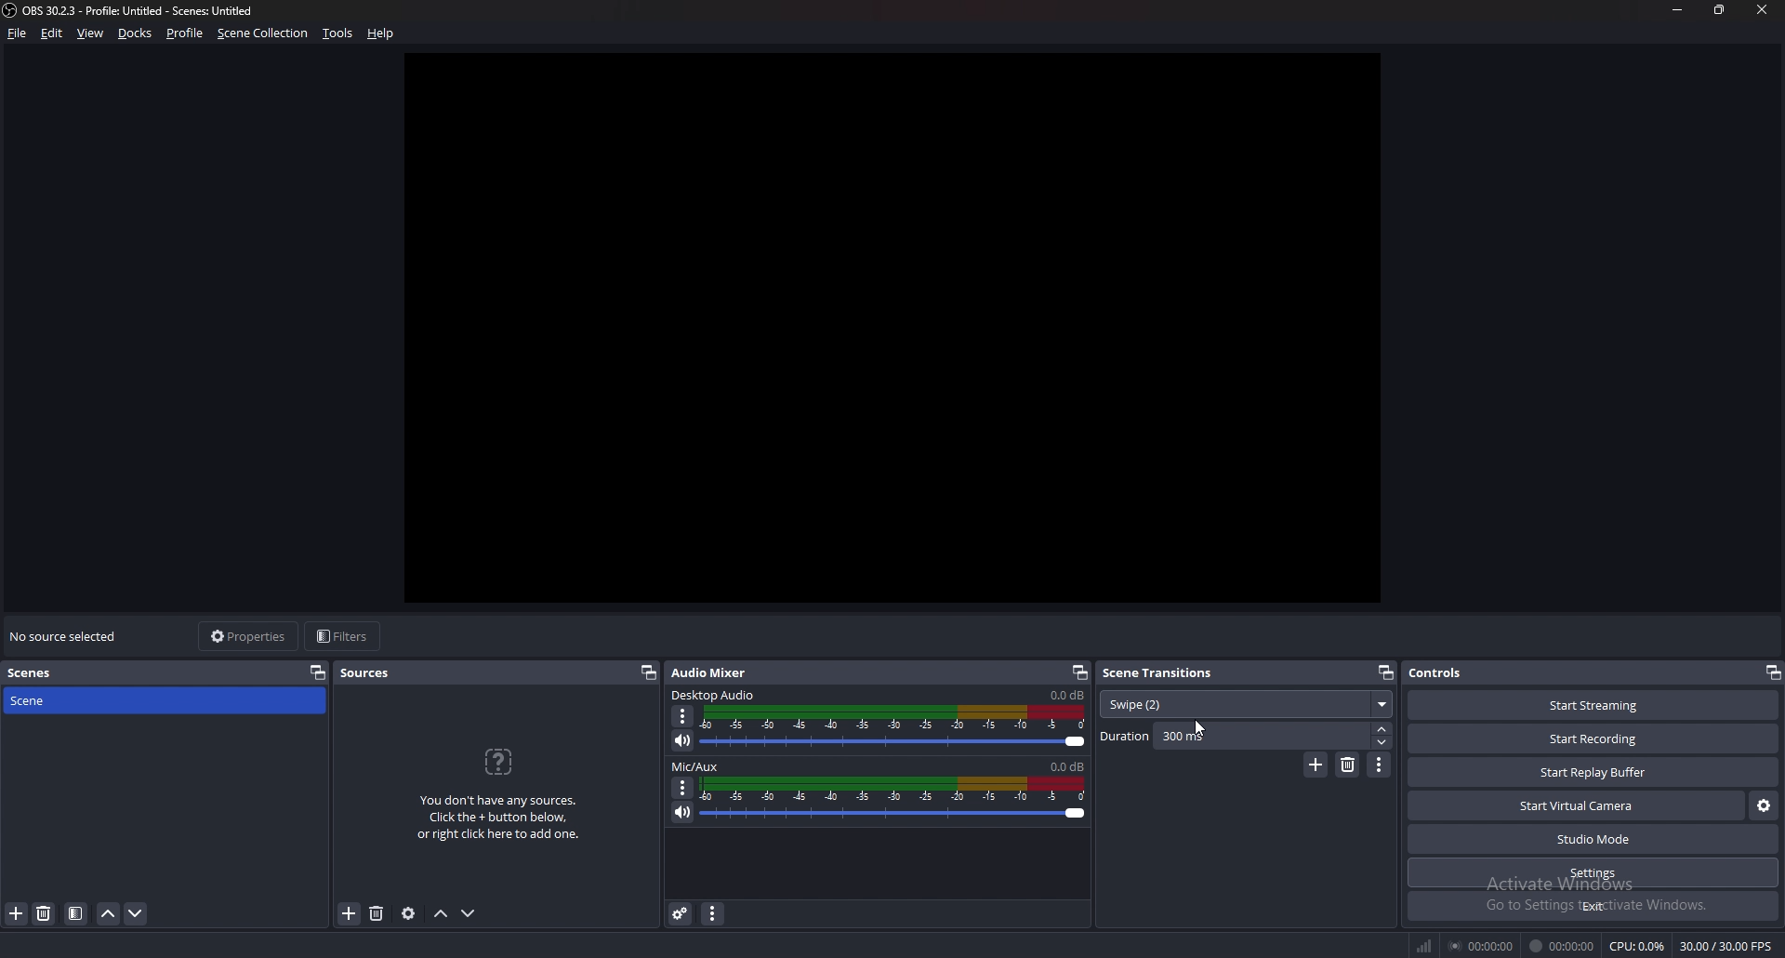  I want to click on volume level, so click(1067, 696).